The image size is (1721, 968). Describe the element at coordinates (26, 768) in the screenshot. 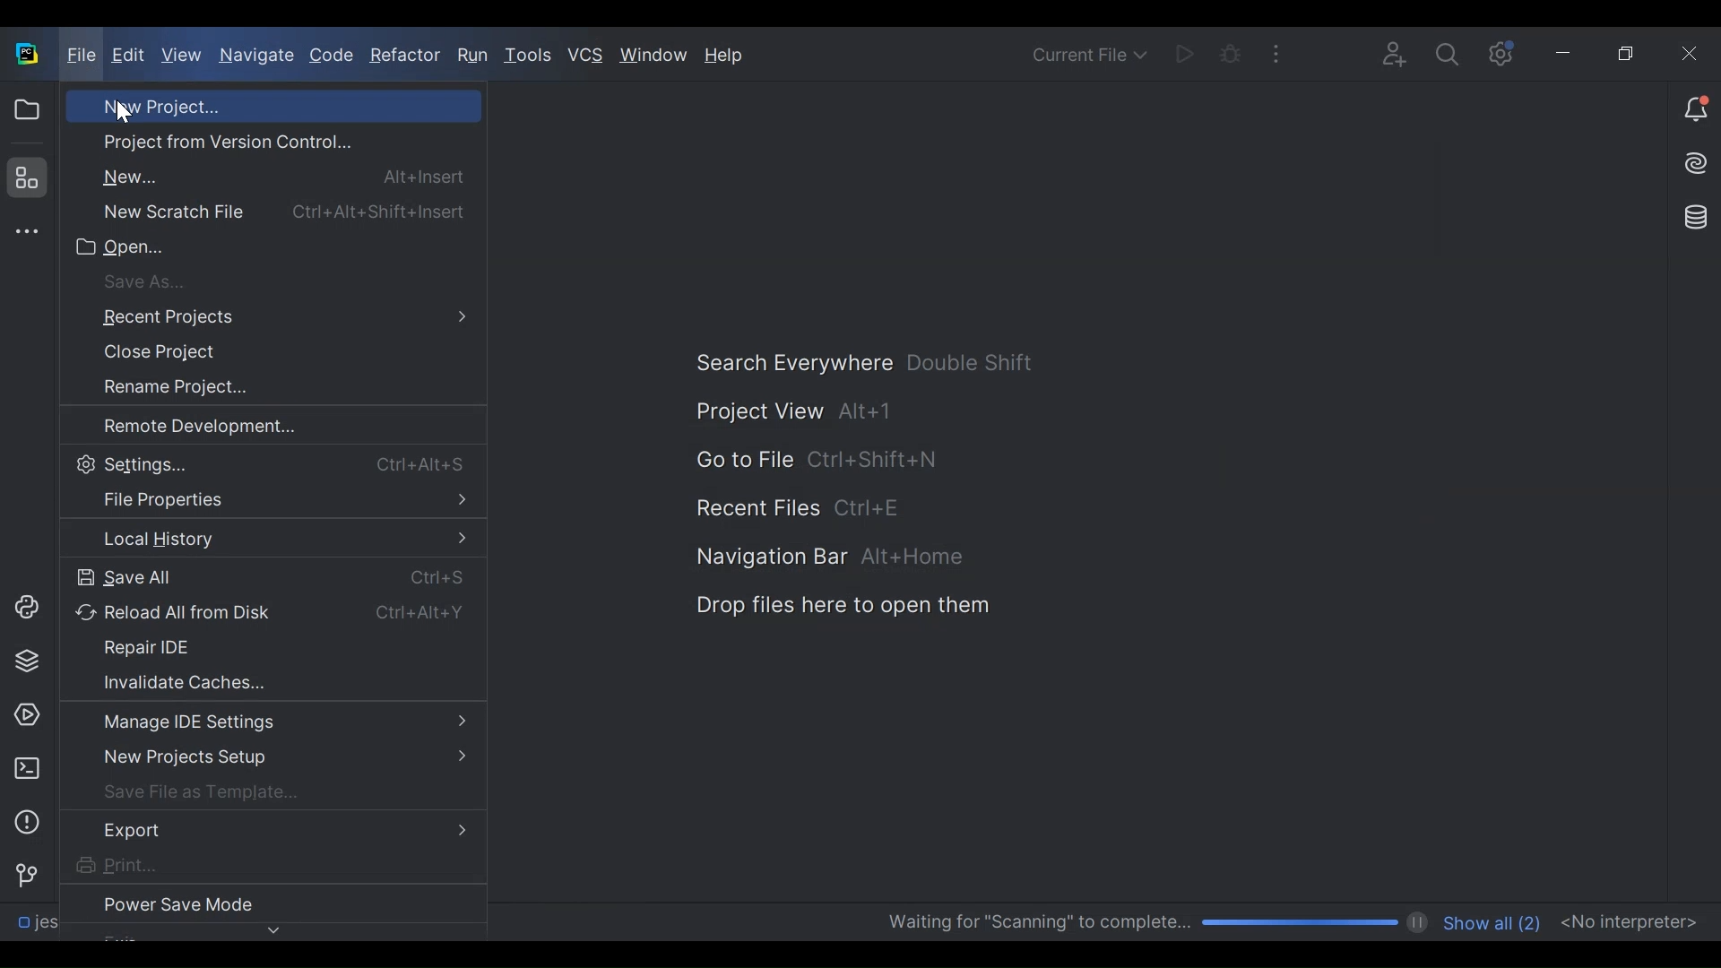

I see `Terminal` at that location.